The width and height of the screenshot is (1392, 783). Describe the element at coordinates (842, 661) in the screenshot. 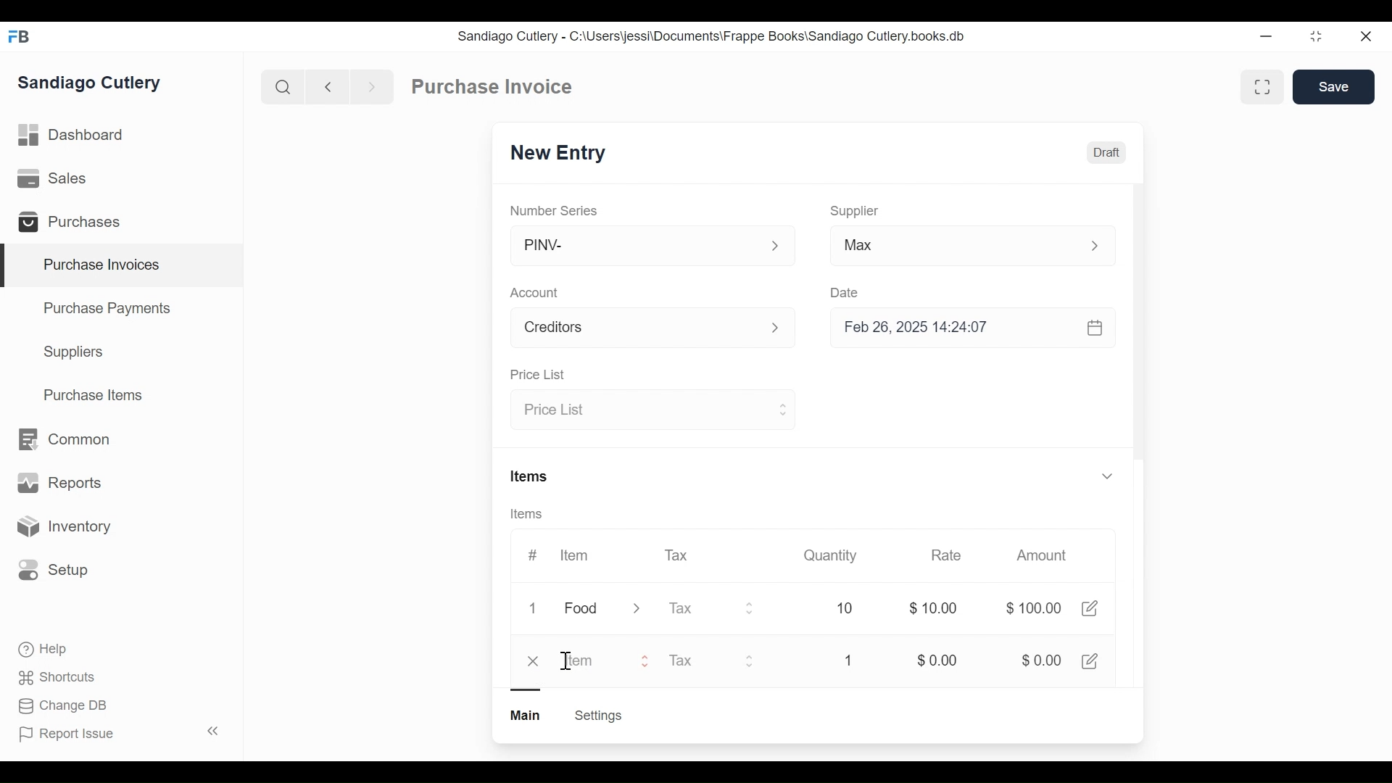

I see `1` at that location.